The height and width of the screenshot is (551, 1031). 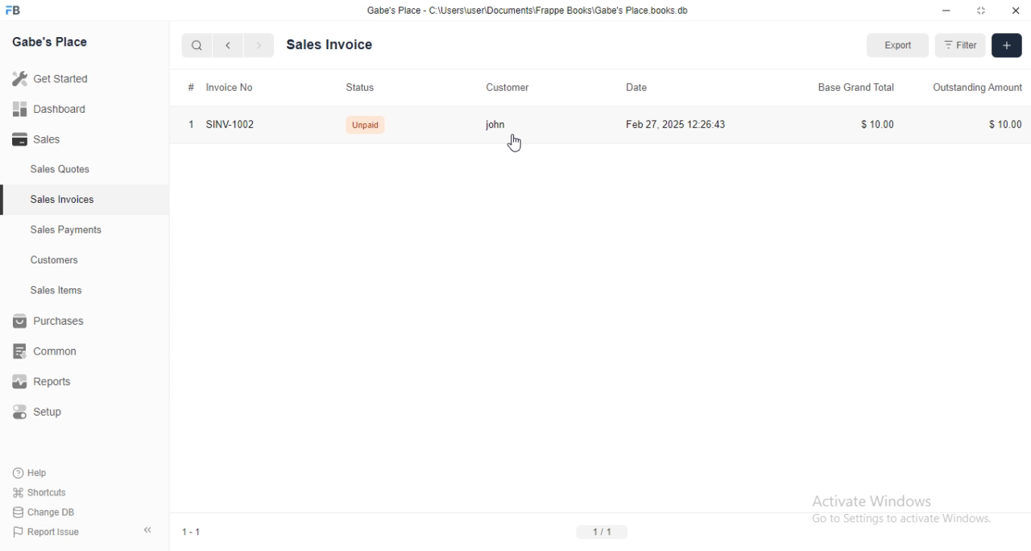 I want to click on #, so click(x=189, y=87).